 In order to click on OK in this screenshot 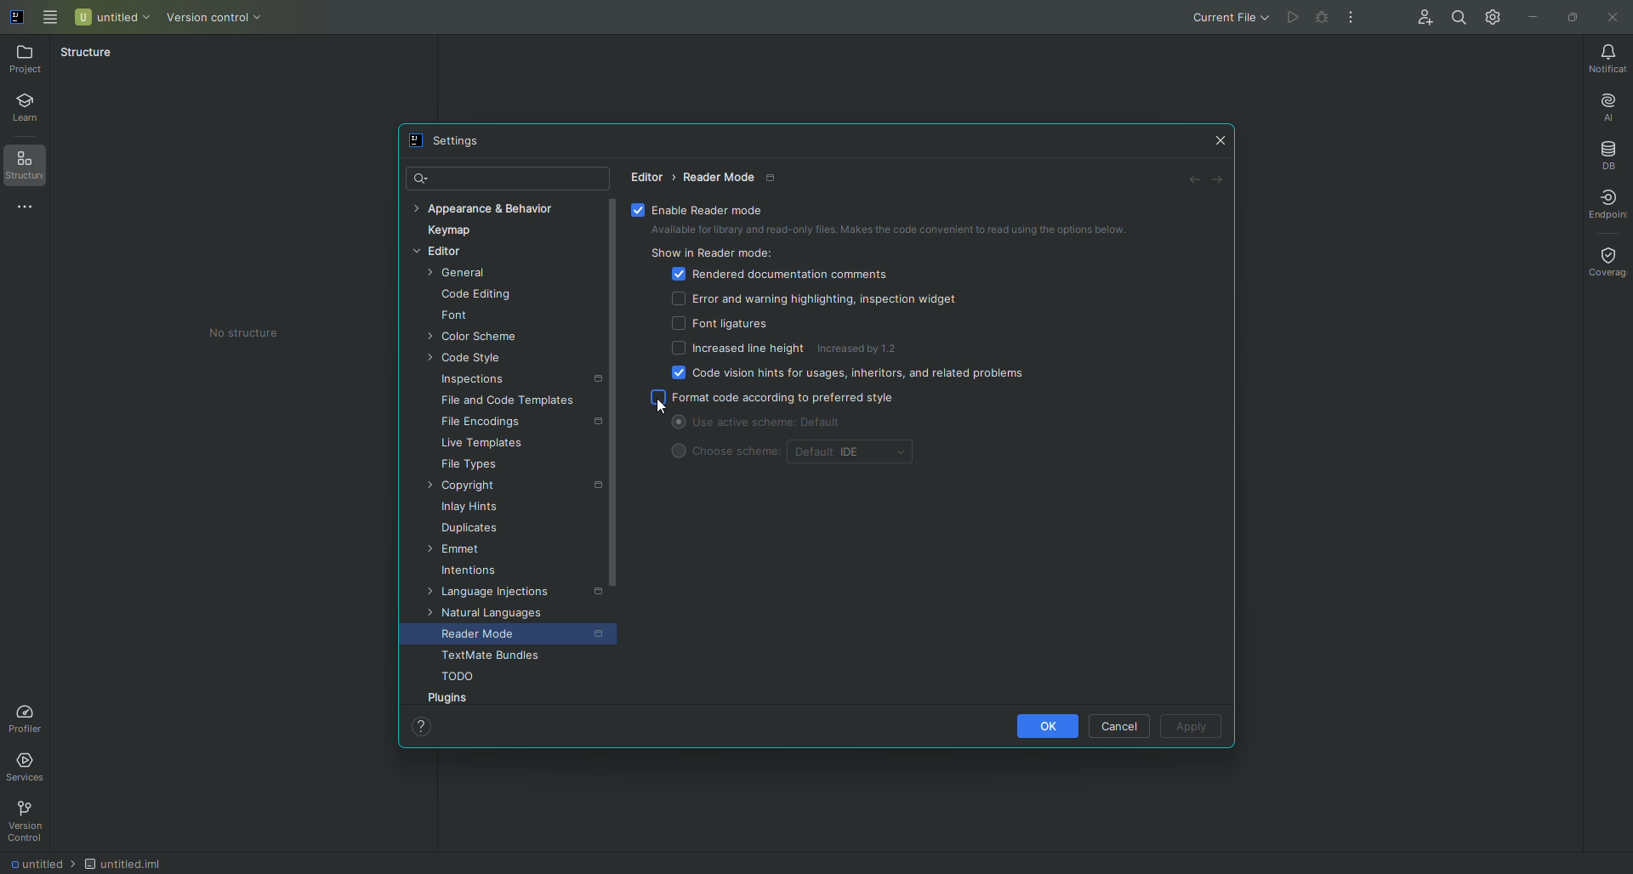, I will do `click(1048, 726)`.